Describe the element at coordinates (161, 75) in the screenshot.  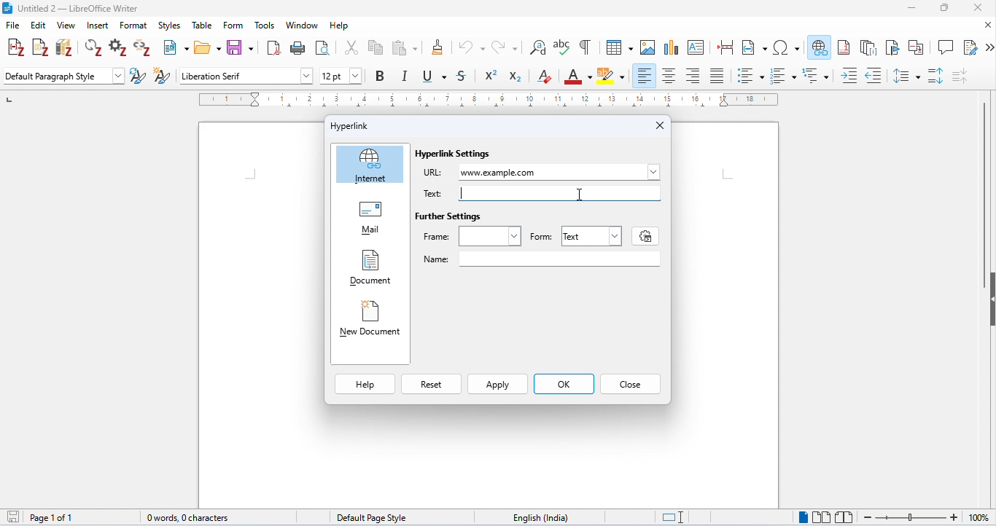
I see `new style from selection` at that location.